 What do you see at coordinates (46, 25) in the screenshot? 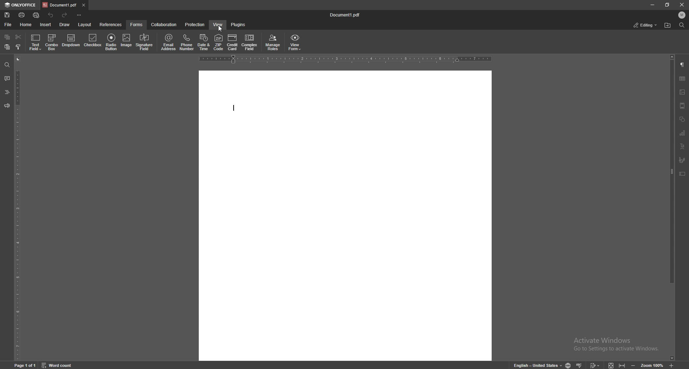
I see `insert` at bounding box center [46, 25].